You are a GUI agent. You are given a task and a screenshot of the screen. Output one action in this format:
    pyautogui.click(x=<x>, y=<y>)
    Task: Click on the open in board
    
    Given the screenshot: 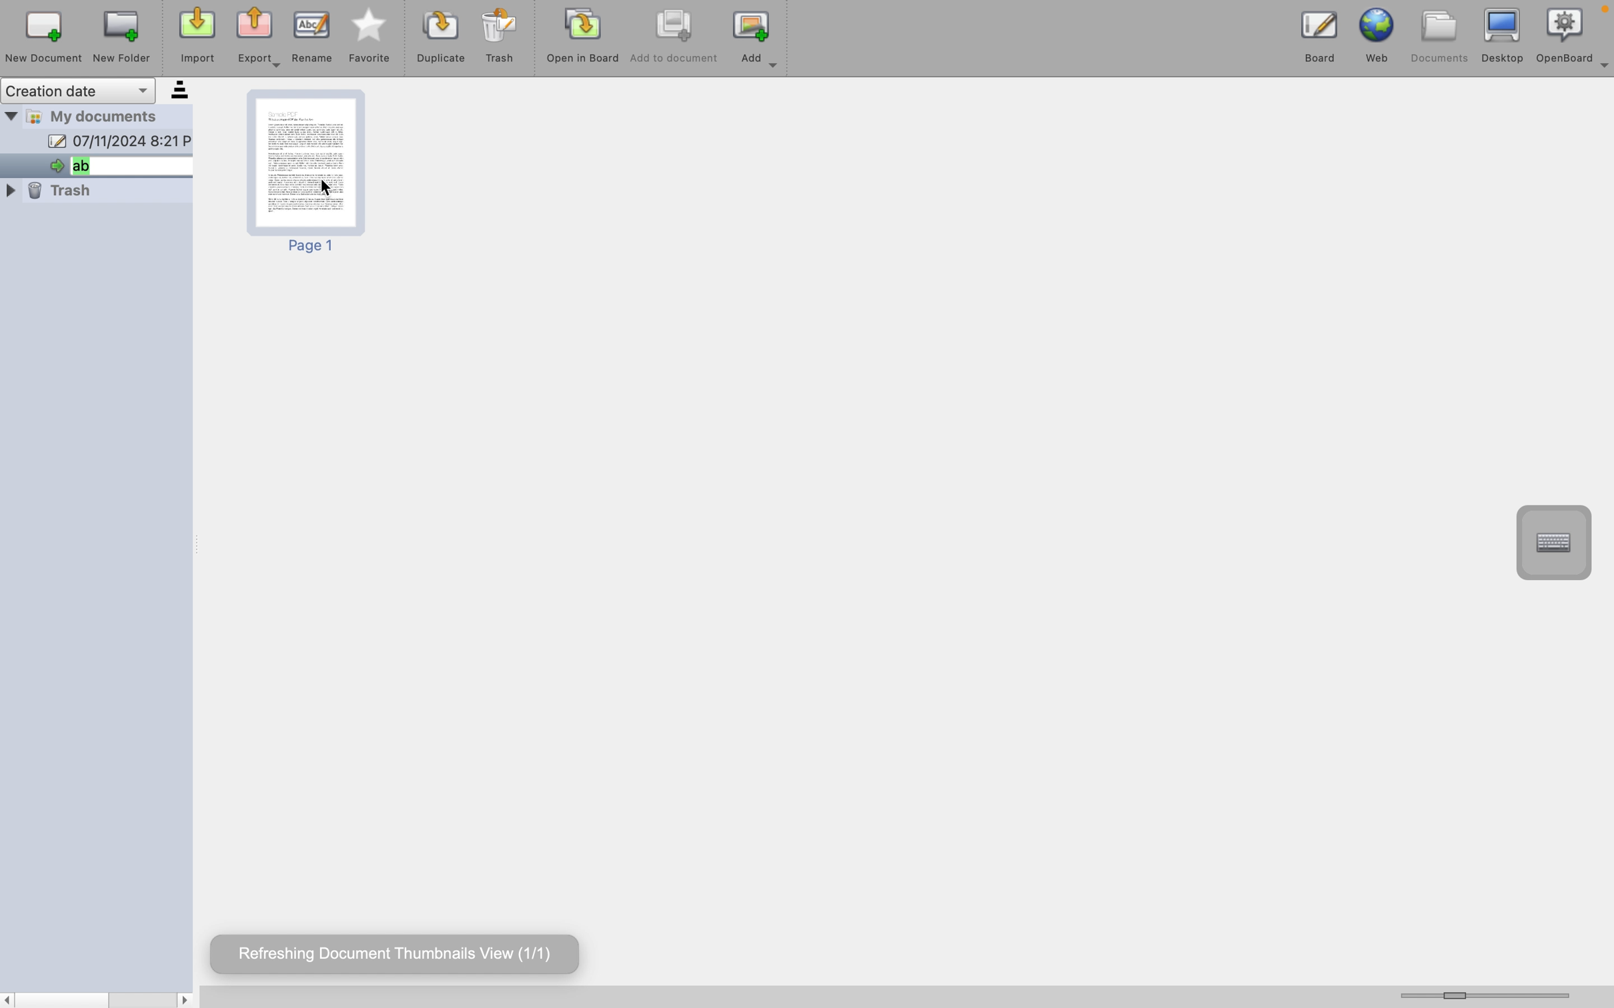 What is the action you would take?
    pyautogui.click(x=584, y=41)
    